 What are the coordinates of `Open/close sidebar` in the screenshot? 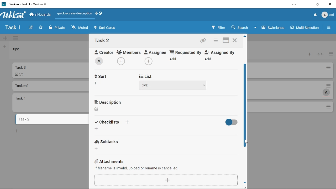 It's located at (329, 28).